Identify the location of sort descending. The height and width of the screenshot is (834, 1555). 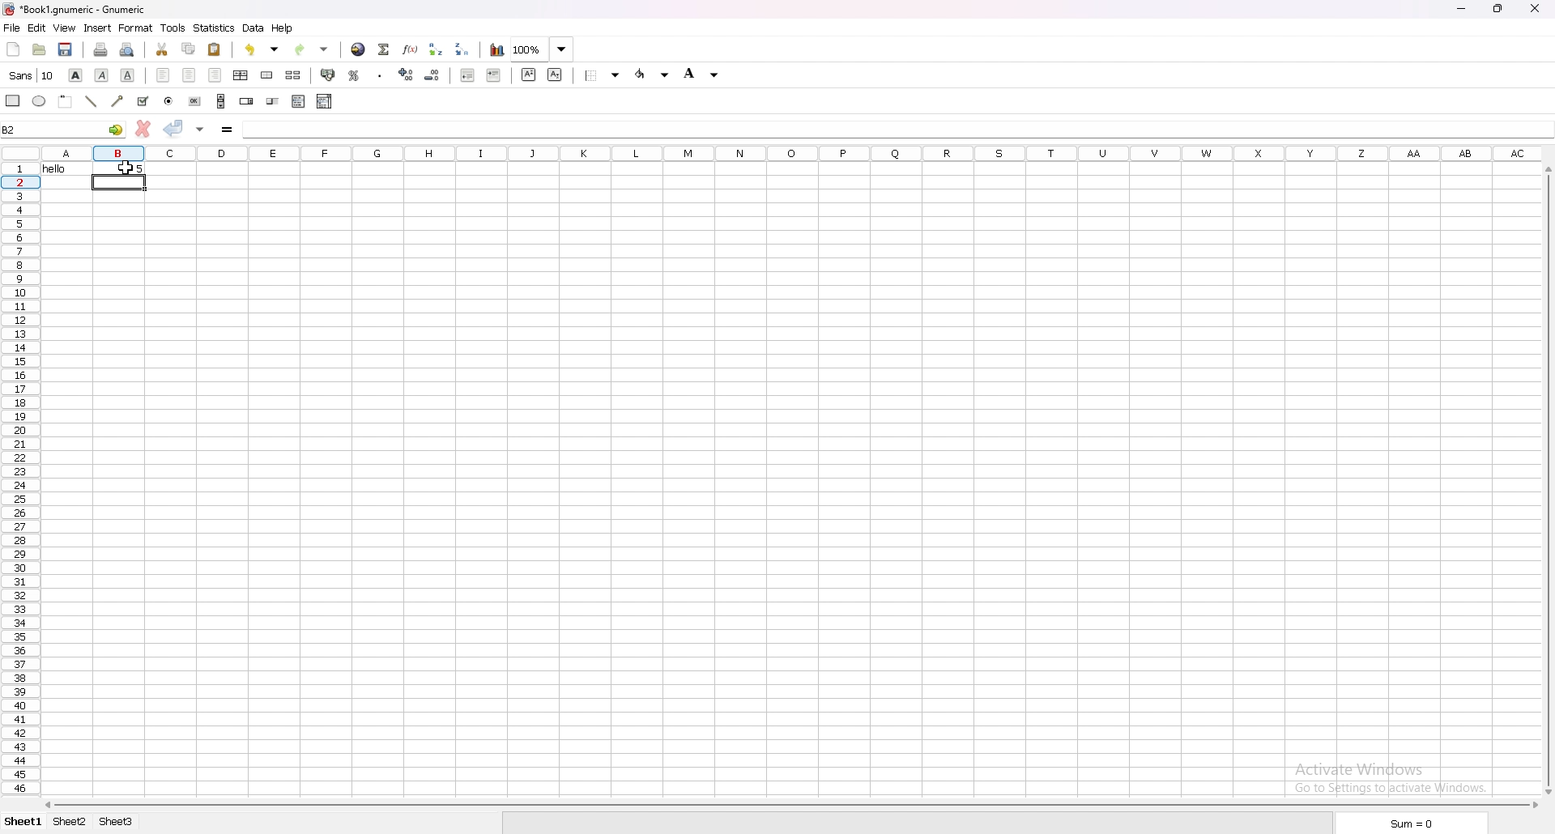
(462, 49).